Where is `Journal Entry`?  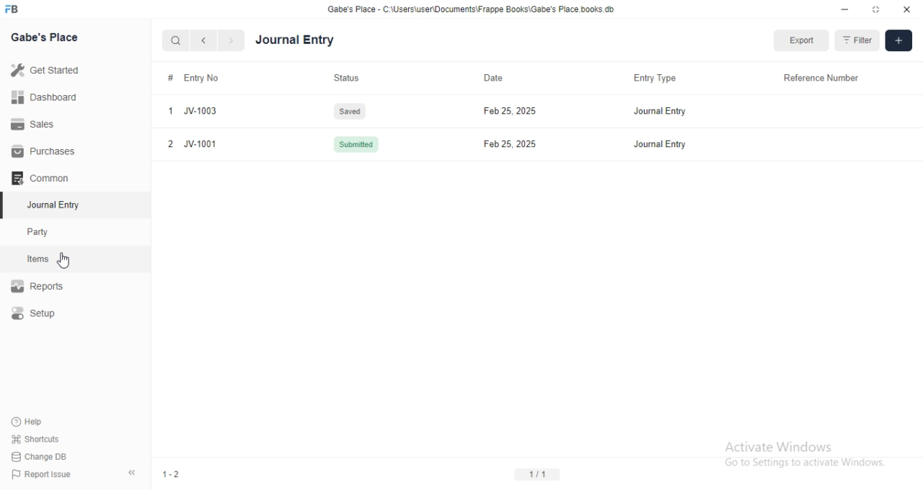
Journal Entry is located at coordinates (662, 111).